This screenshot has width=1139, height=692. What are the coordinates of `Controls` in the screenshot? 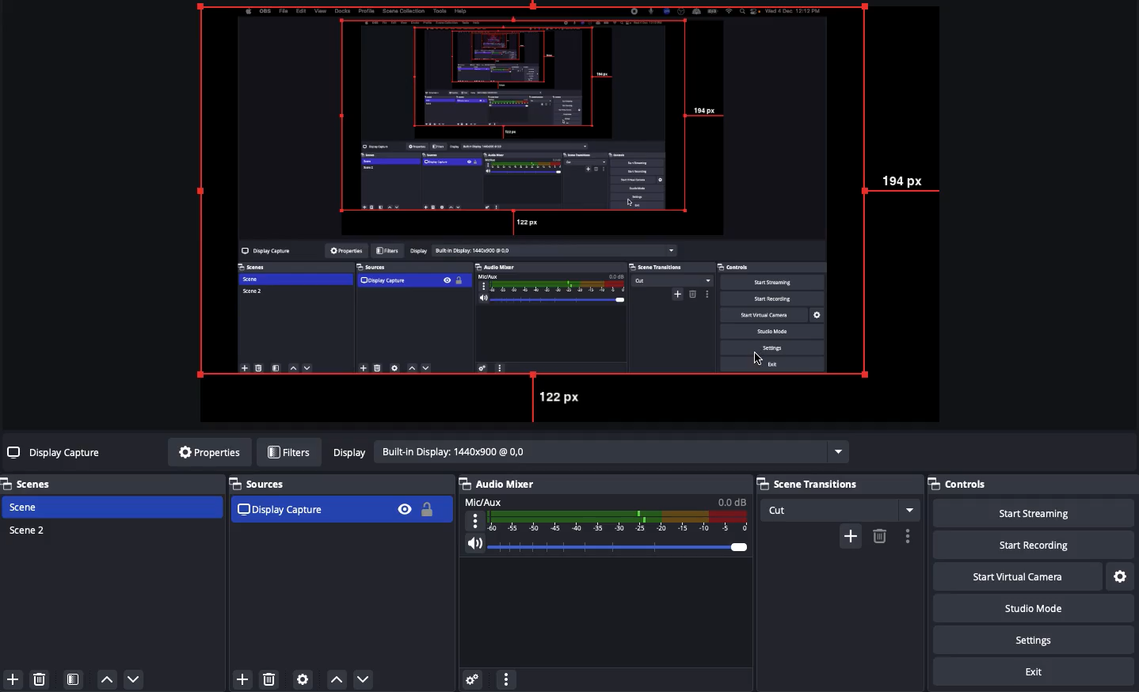 It's located at (977, 485).